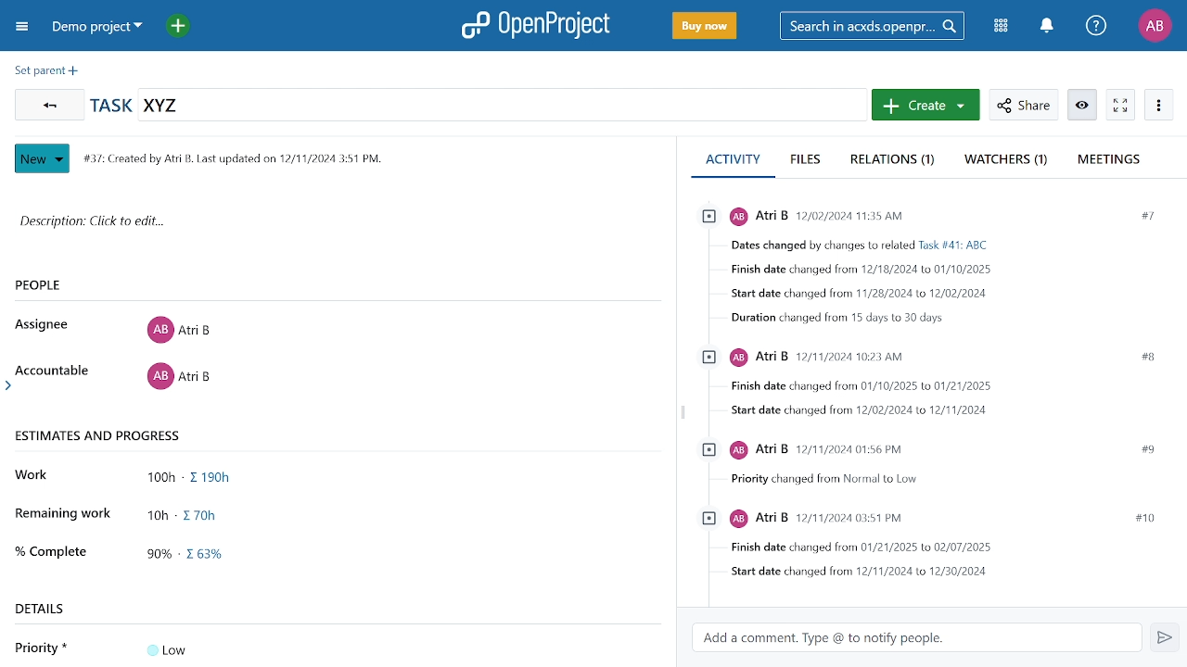 The height and width of the screenshot is (667, 1187). What do you see at coordinates (98, 29) in the screenshot?
I see `Projects` at bounding box center [98, 29].